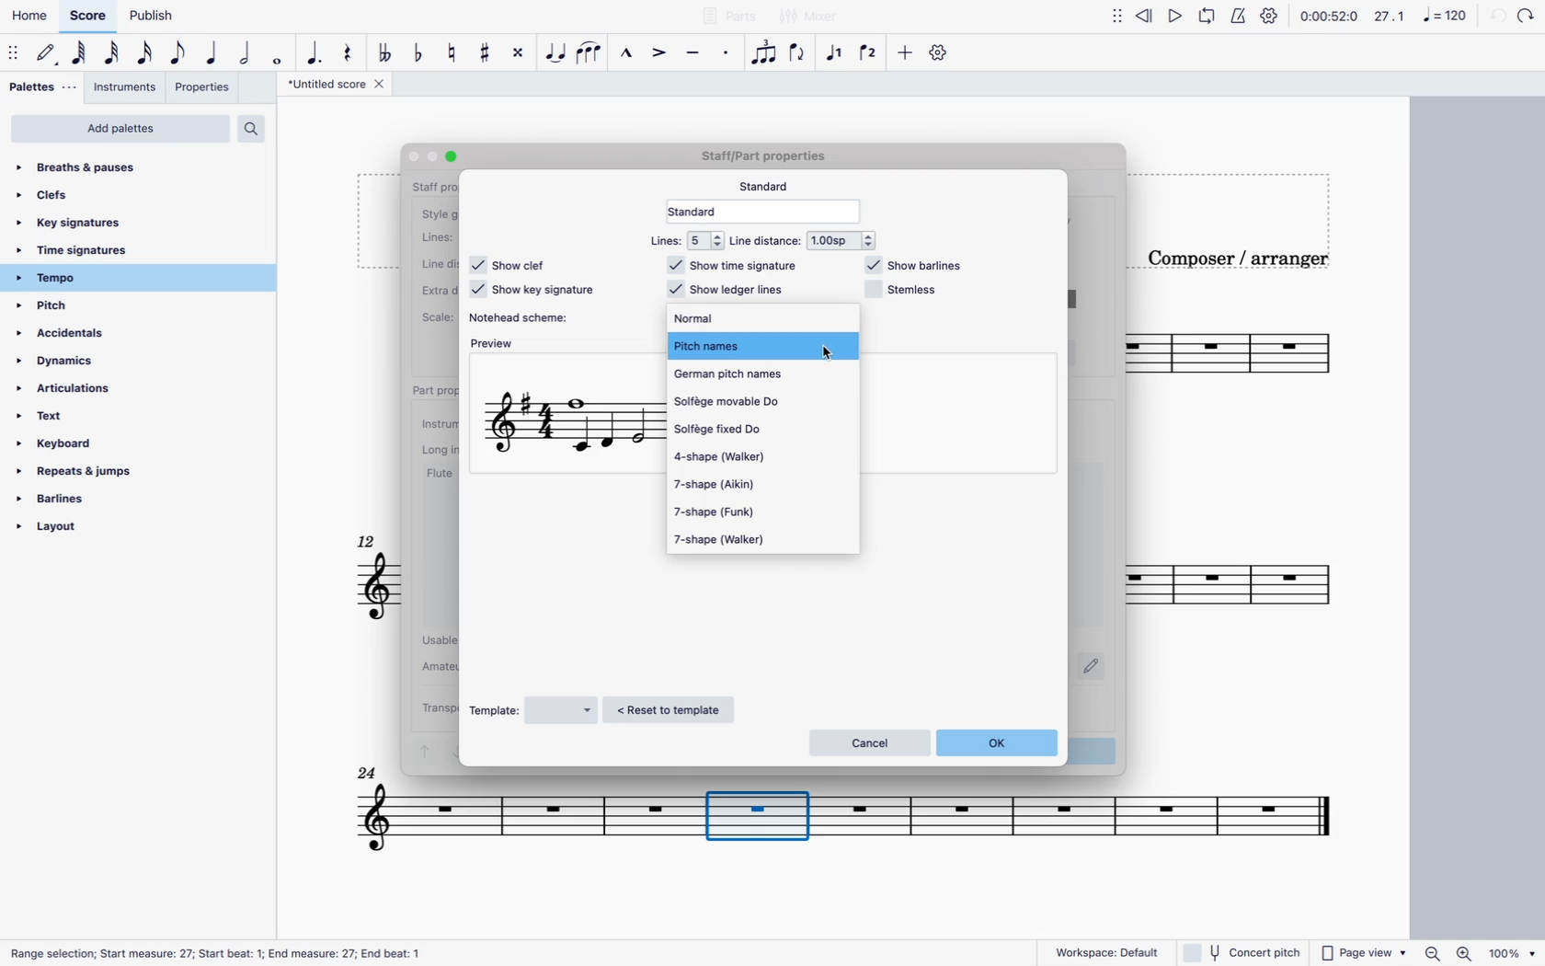 The image size is (1545, 966). I want to click on scale, so click(1420, 17).